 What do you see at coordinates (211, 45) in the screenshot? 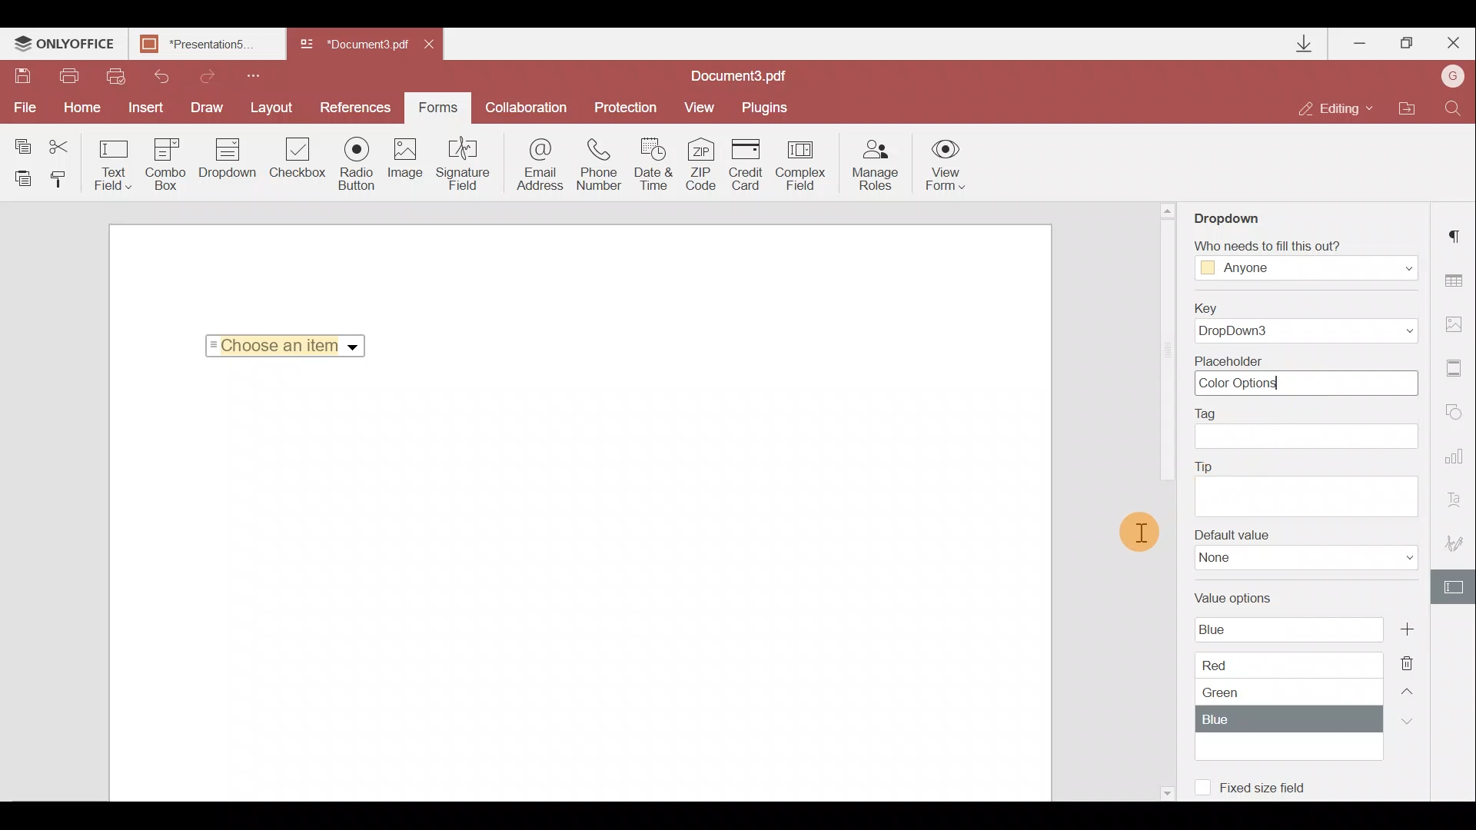
I see `Document name` at bounding box center [211, 45].